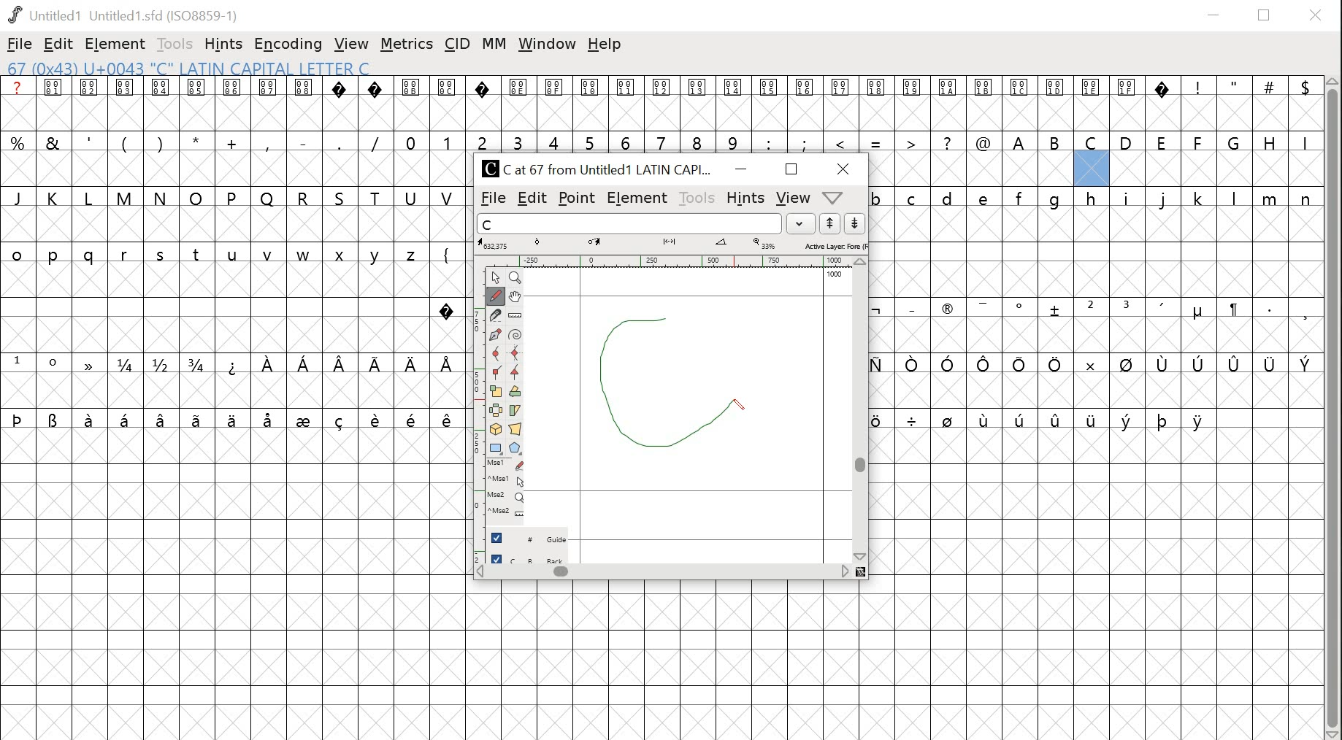 Image resolution: width=1342 pixels, height=740 pixels. What do you see at coordinates (831, 223) in the screenshot?
I see `up` at bounding box center [831, 223].